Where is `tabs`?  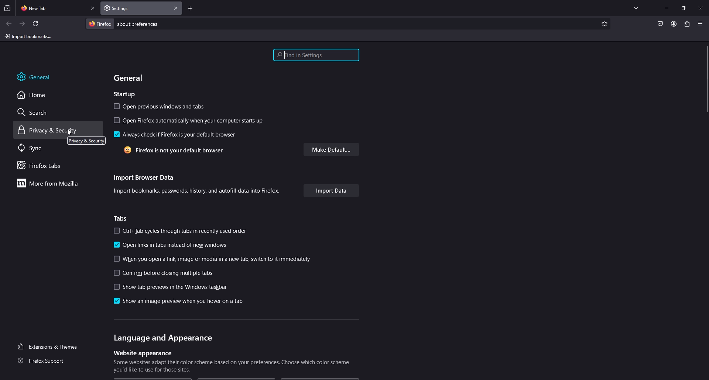 tabs is located at coordinates (123, 218).